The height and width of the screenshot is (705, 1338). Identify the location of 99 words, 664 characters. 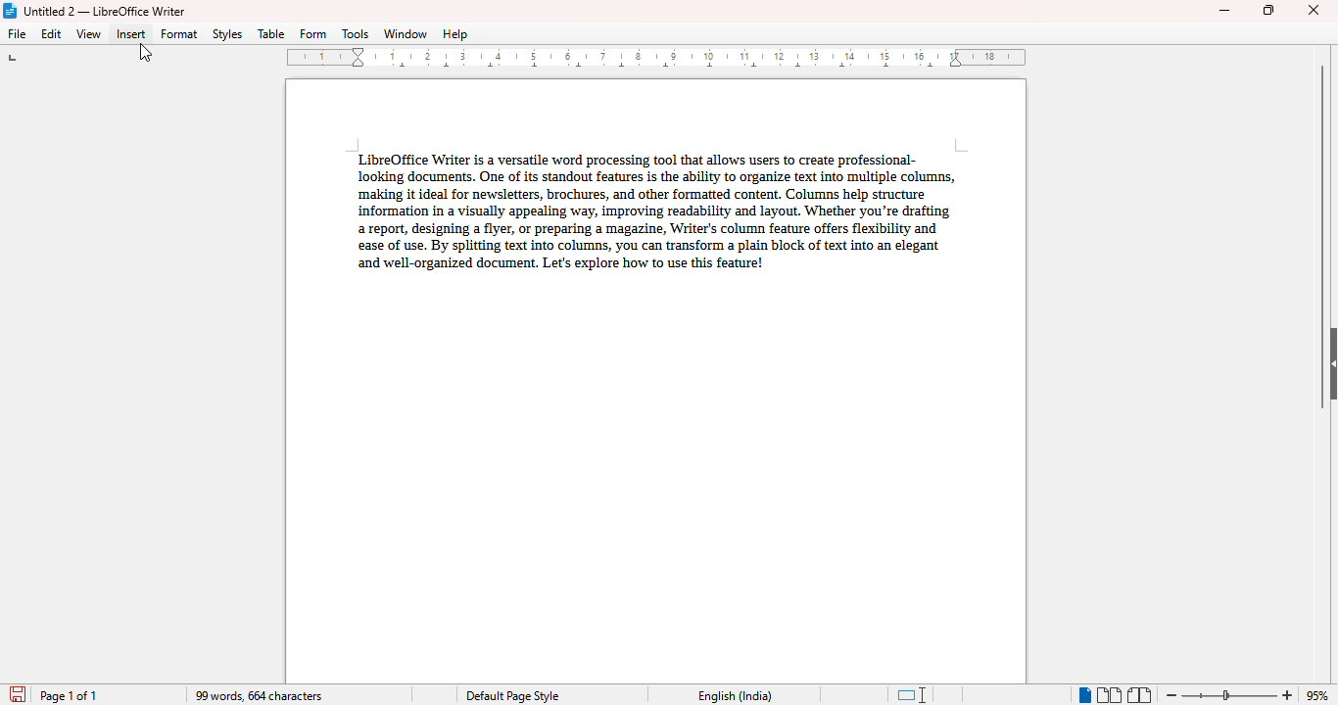
(258, 696).